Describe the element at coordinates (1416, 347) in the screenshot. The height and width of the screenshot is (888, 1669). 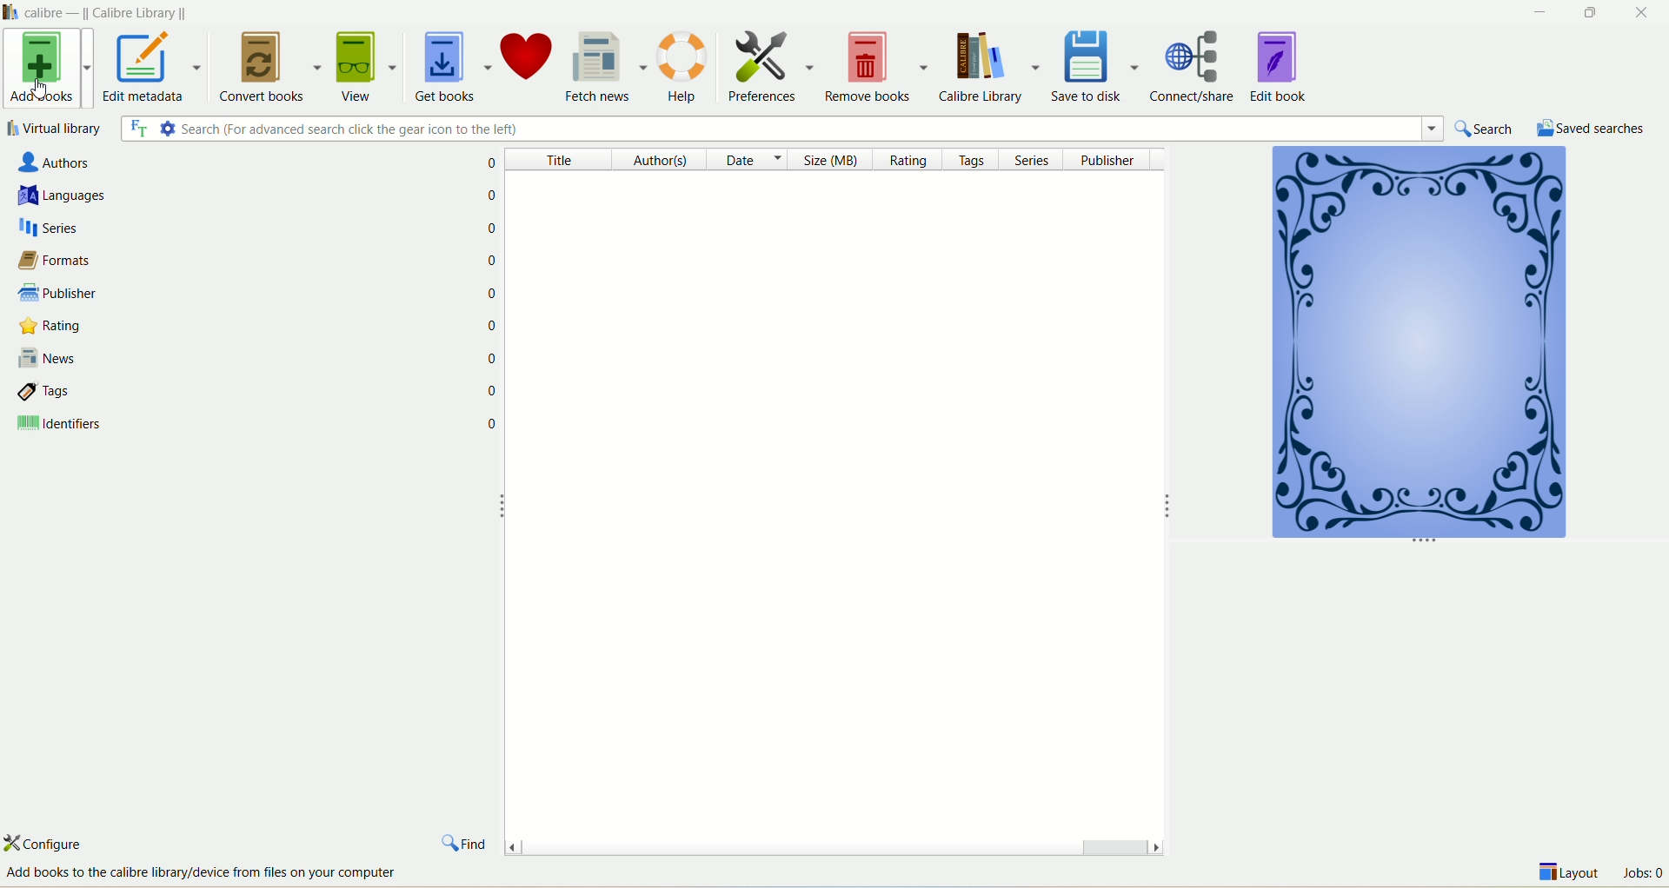
I see `book` at that location.